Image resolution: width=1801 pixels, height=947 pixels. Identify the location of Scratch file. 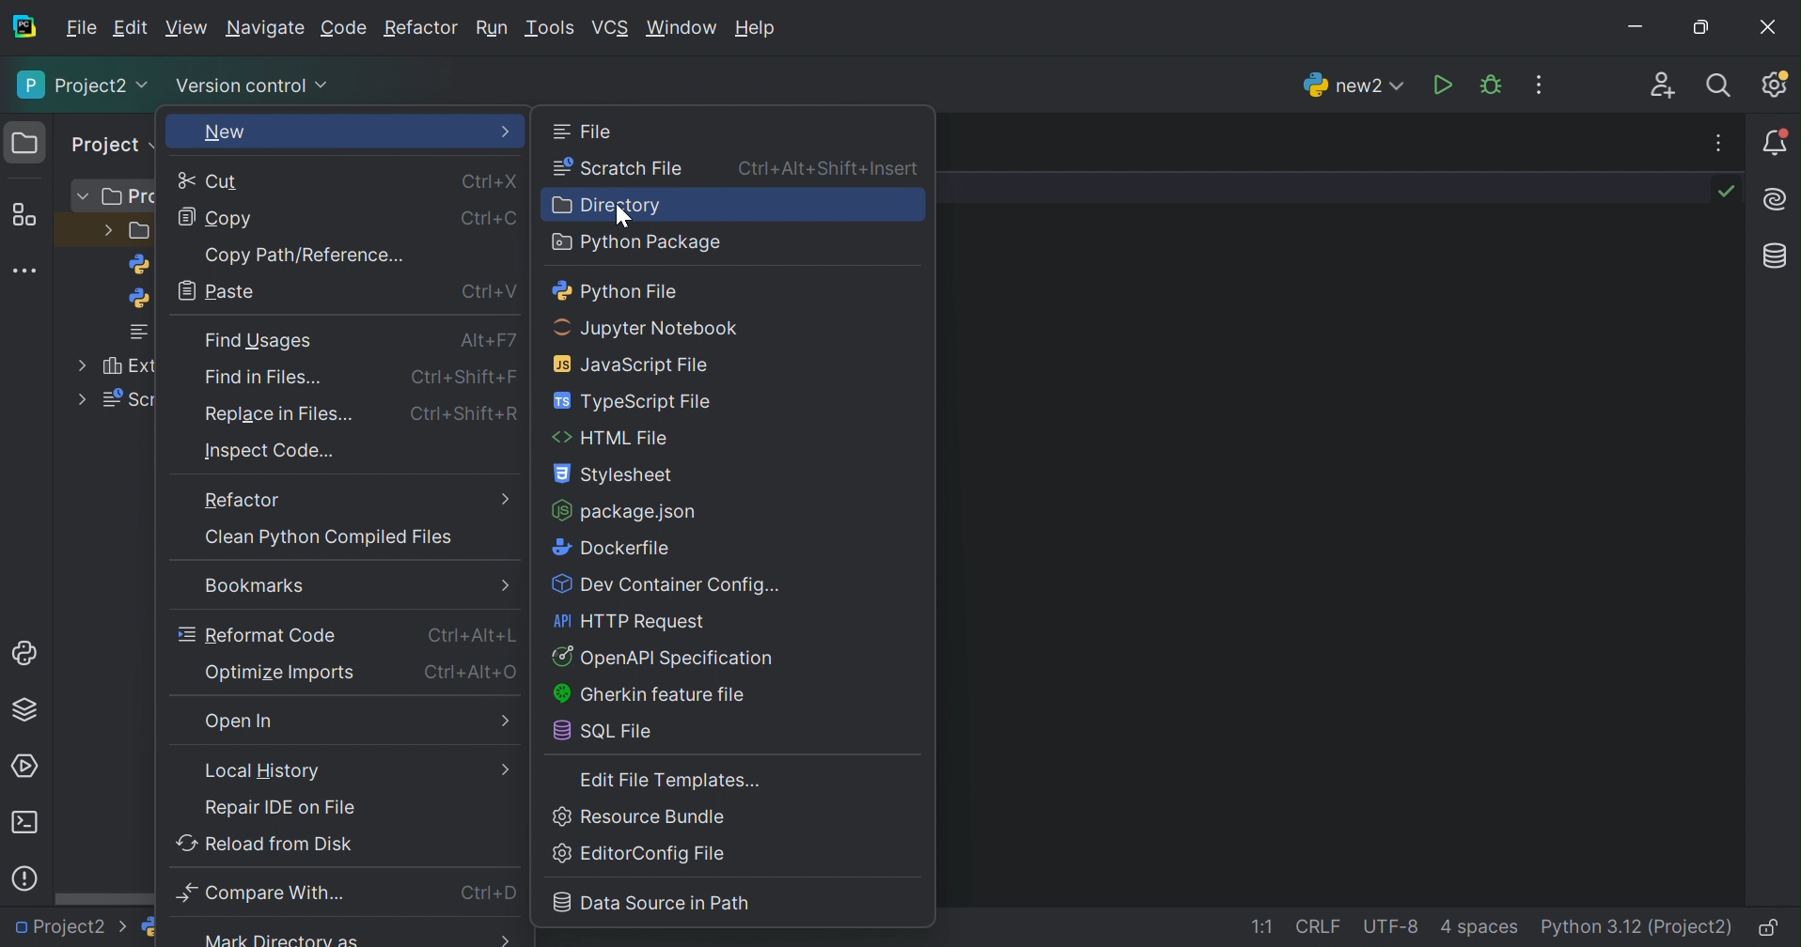
(619, 168).